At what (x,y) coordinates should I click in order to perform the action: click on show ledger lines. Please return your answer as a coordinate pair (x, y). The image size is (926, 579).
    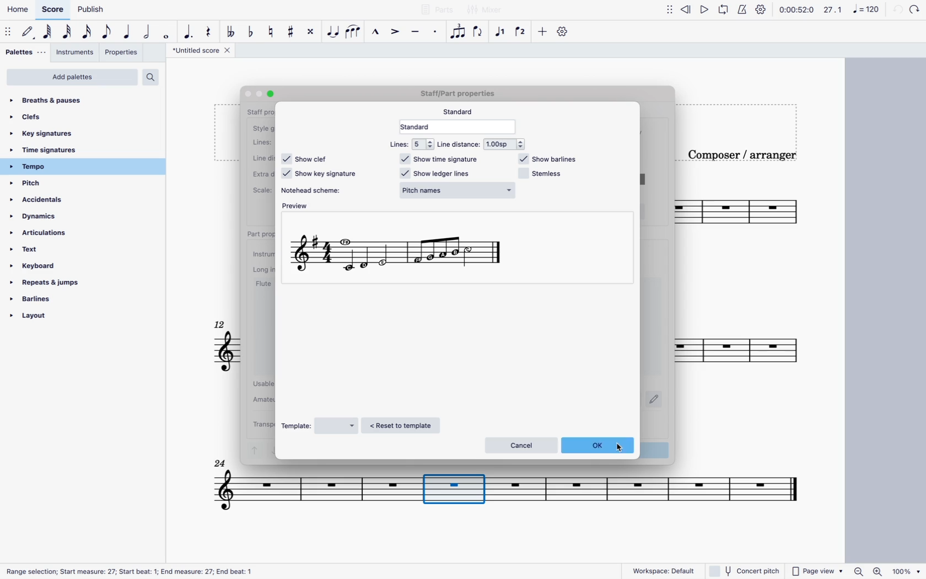
    Looking at the image, I should click on (435, 174).